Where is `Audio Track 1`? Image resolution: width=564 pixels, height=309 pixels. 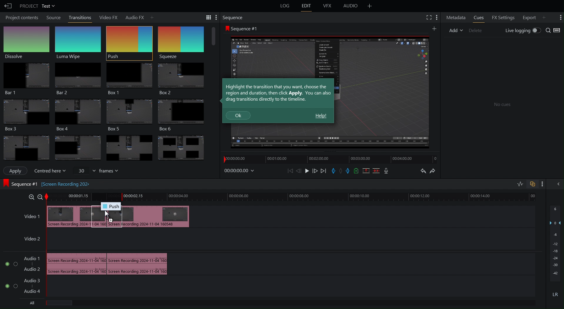
Audio Track 1 is located at coordinates (32, 257).